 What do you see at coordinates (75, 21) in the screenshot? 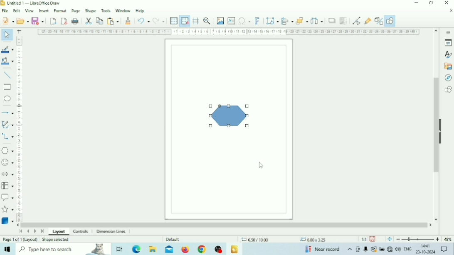
I see `Print` at bounding box center [75, 21].